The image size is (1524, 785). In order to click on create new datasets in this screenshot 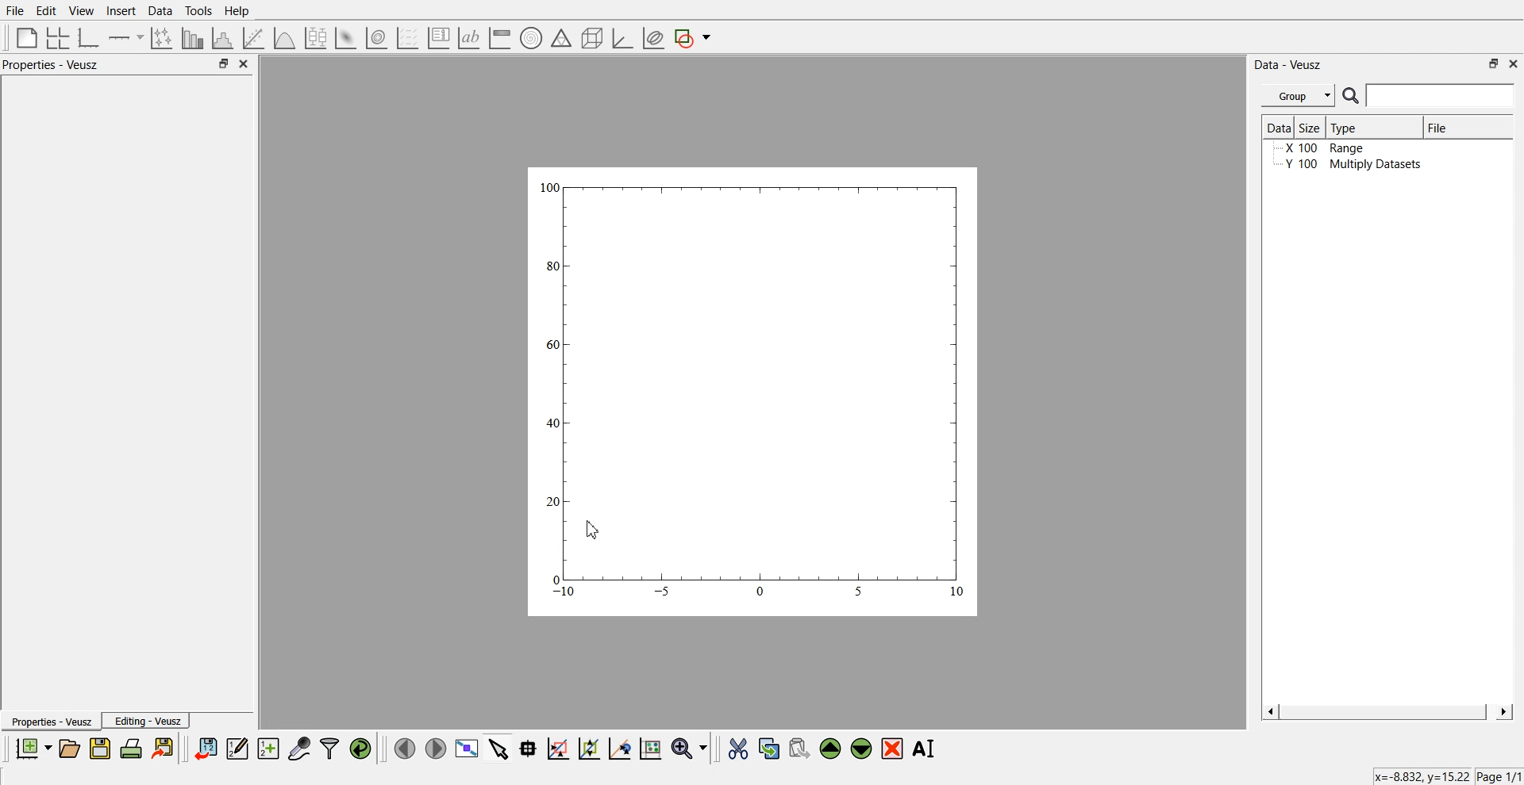, I will do `click(268, 749)`.